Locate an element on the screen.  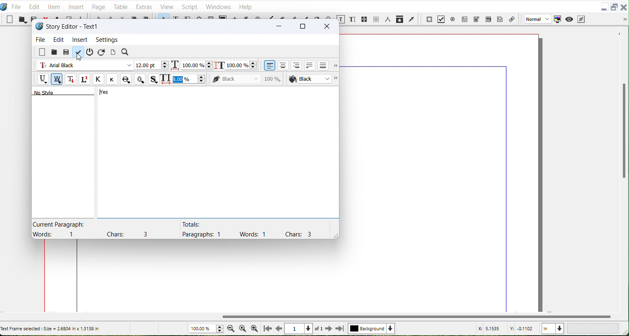
PDF Radio button is located at coordinates (454, 18).